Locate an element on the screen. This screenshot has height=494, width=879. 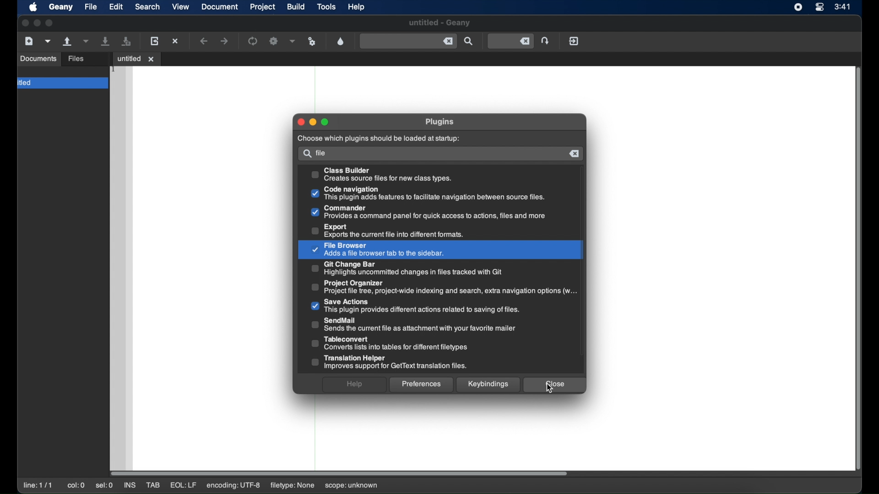
document is located at coordinates (220, 7).